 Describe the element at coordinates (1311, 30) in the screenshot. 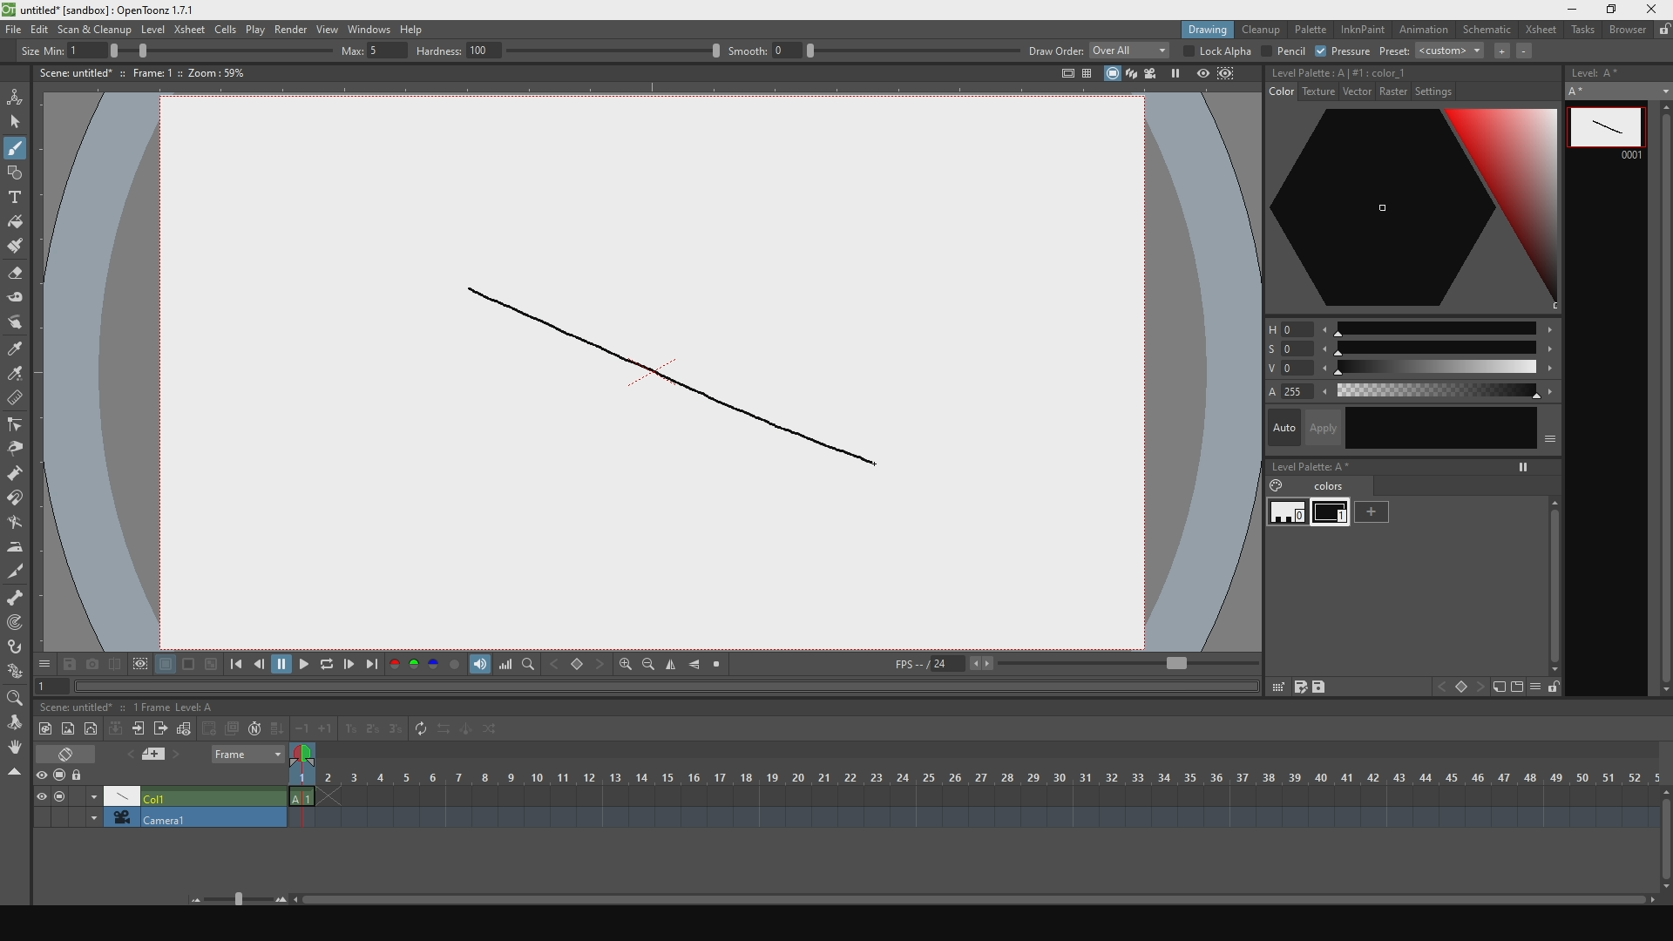

I see `palette` at that location.